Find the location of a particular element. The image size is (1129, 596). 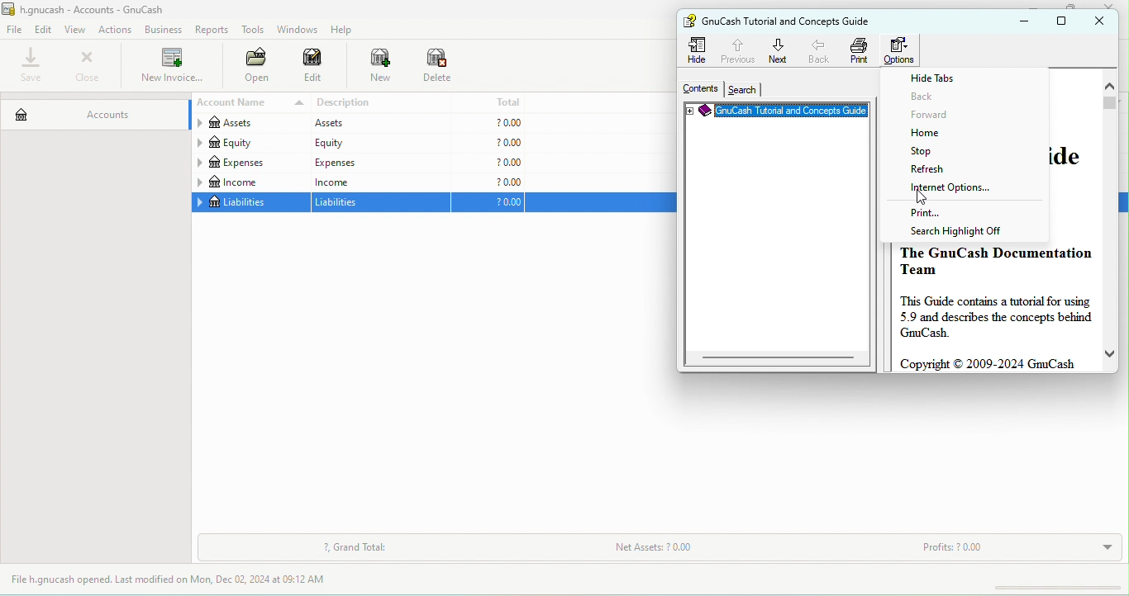

home is located at coordinates (948, 135).